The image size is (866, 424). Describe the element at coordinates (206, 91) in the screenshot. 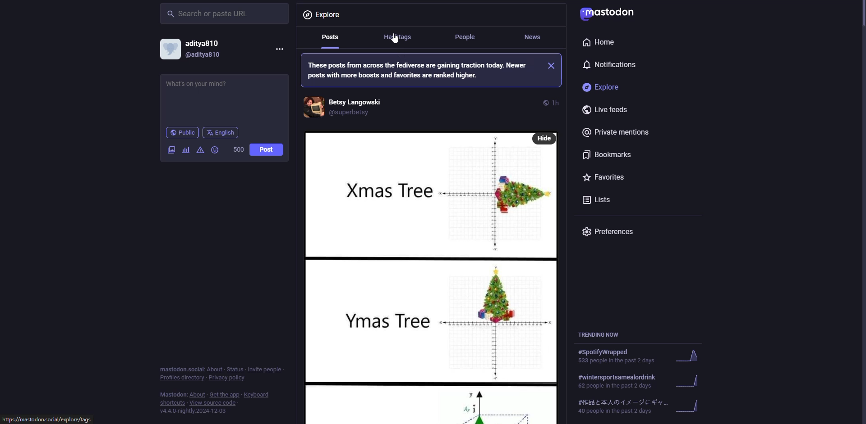

I see `write` at that location.